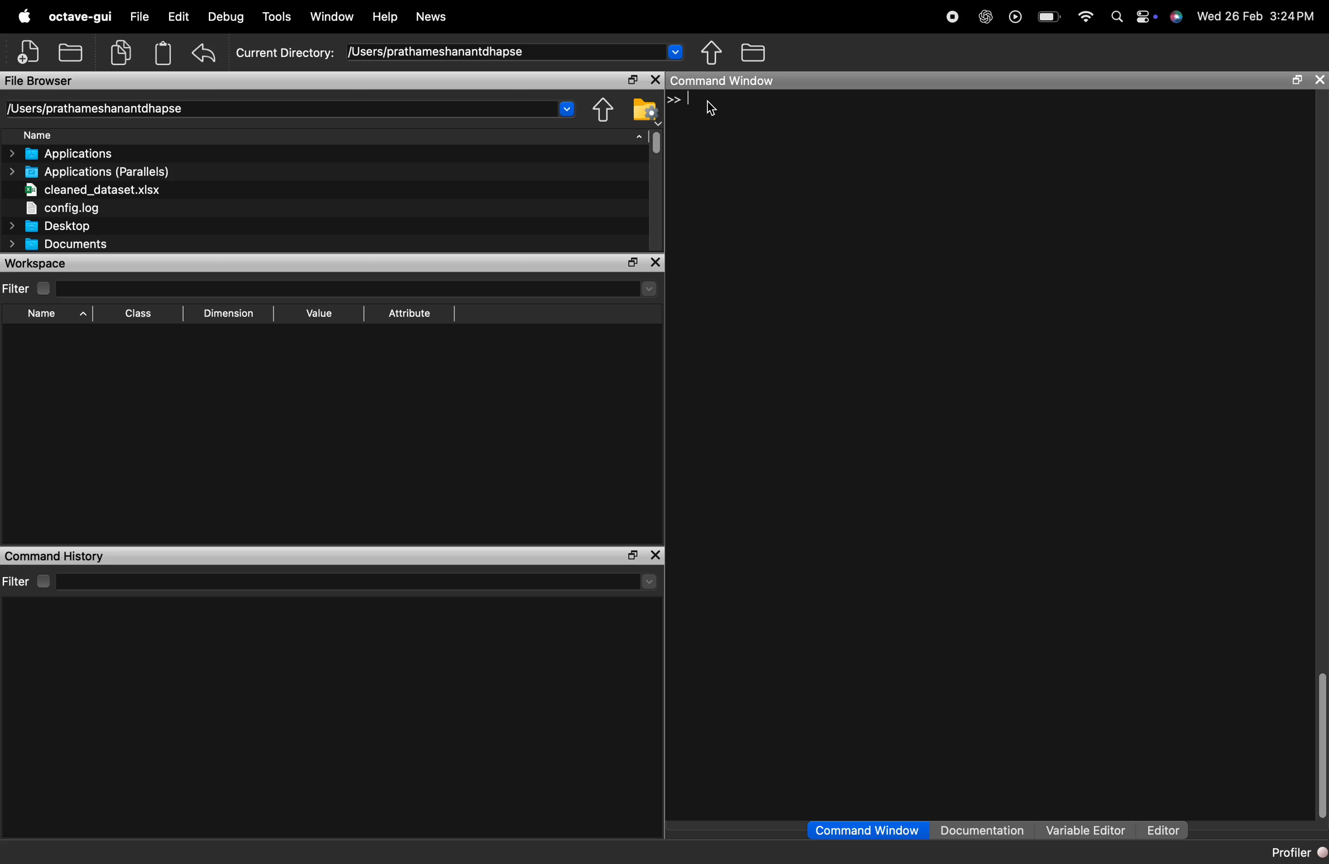 Image resolution: width=1329 pixels, height=864 pixels. Describe the element at coordinates (1294, 16) in the screenshot. I see `3:24PM` at that location.